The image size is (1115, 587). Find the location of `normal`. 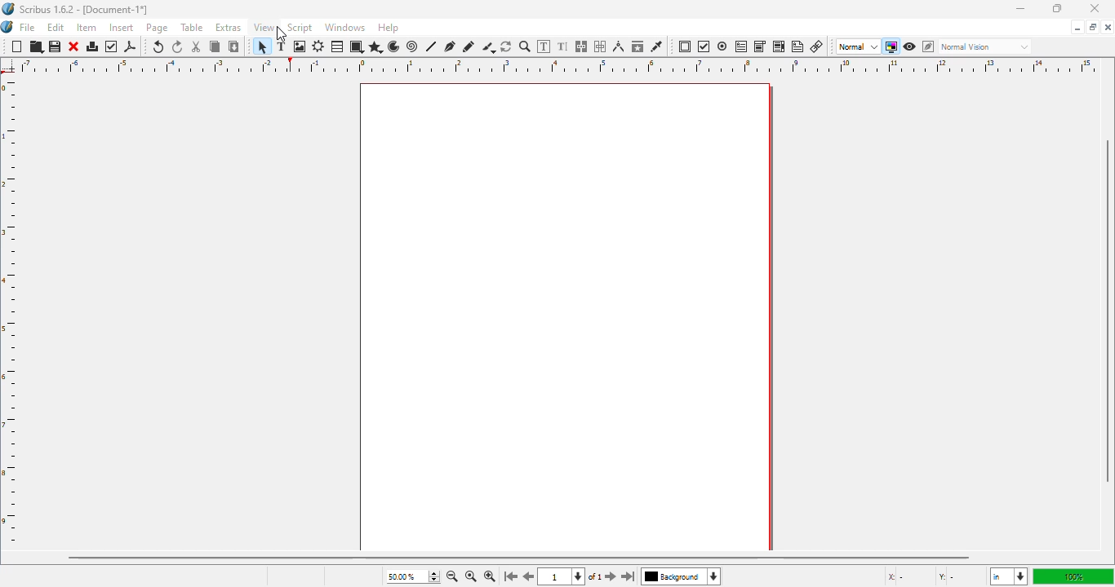

normal is located at coordinates (857, 46).